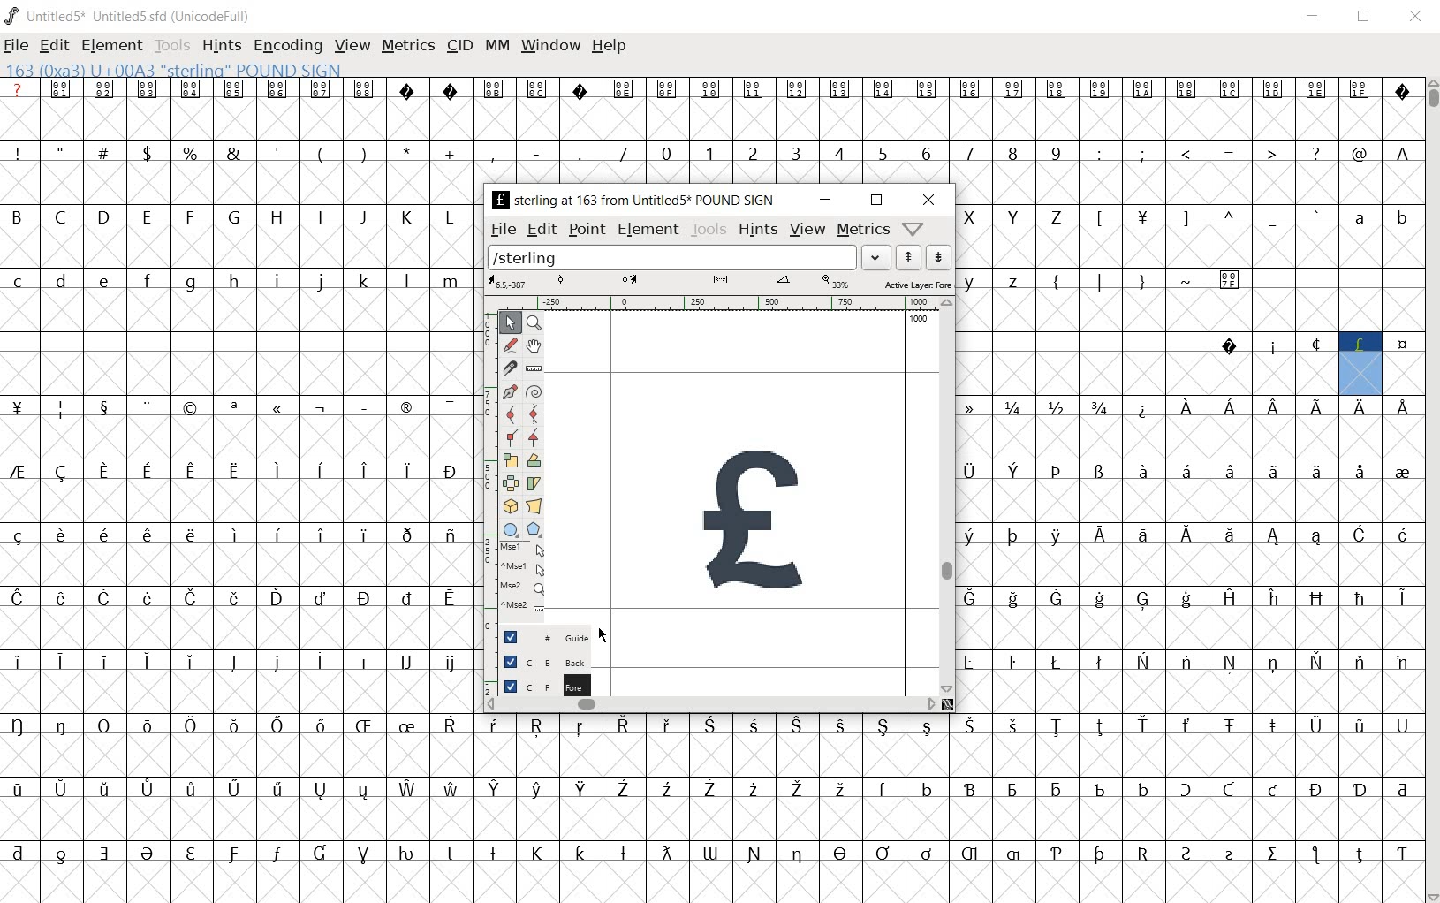 Image resolution: width=1440 pixels, height=903 pixels. I want to click on 7, so click(969, 154).